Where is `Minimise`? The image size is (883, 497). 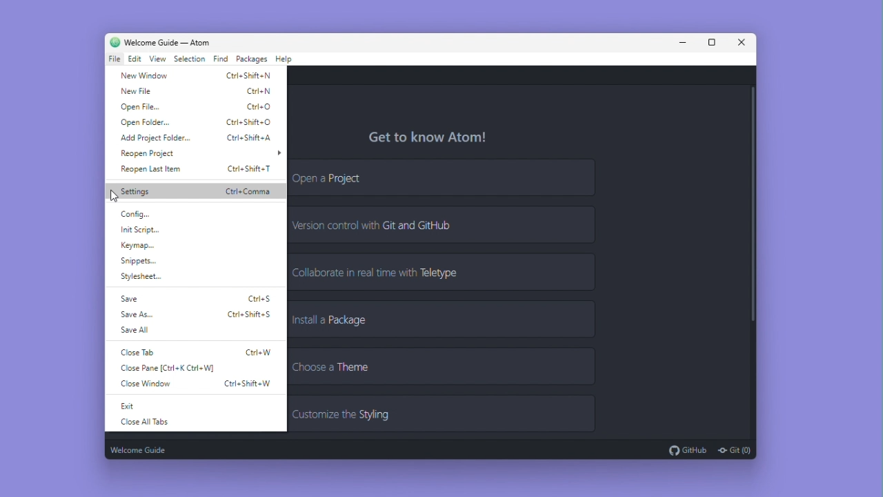
Minimise is located at coordinates (686, 42).